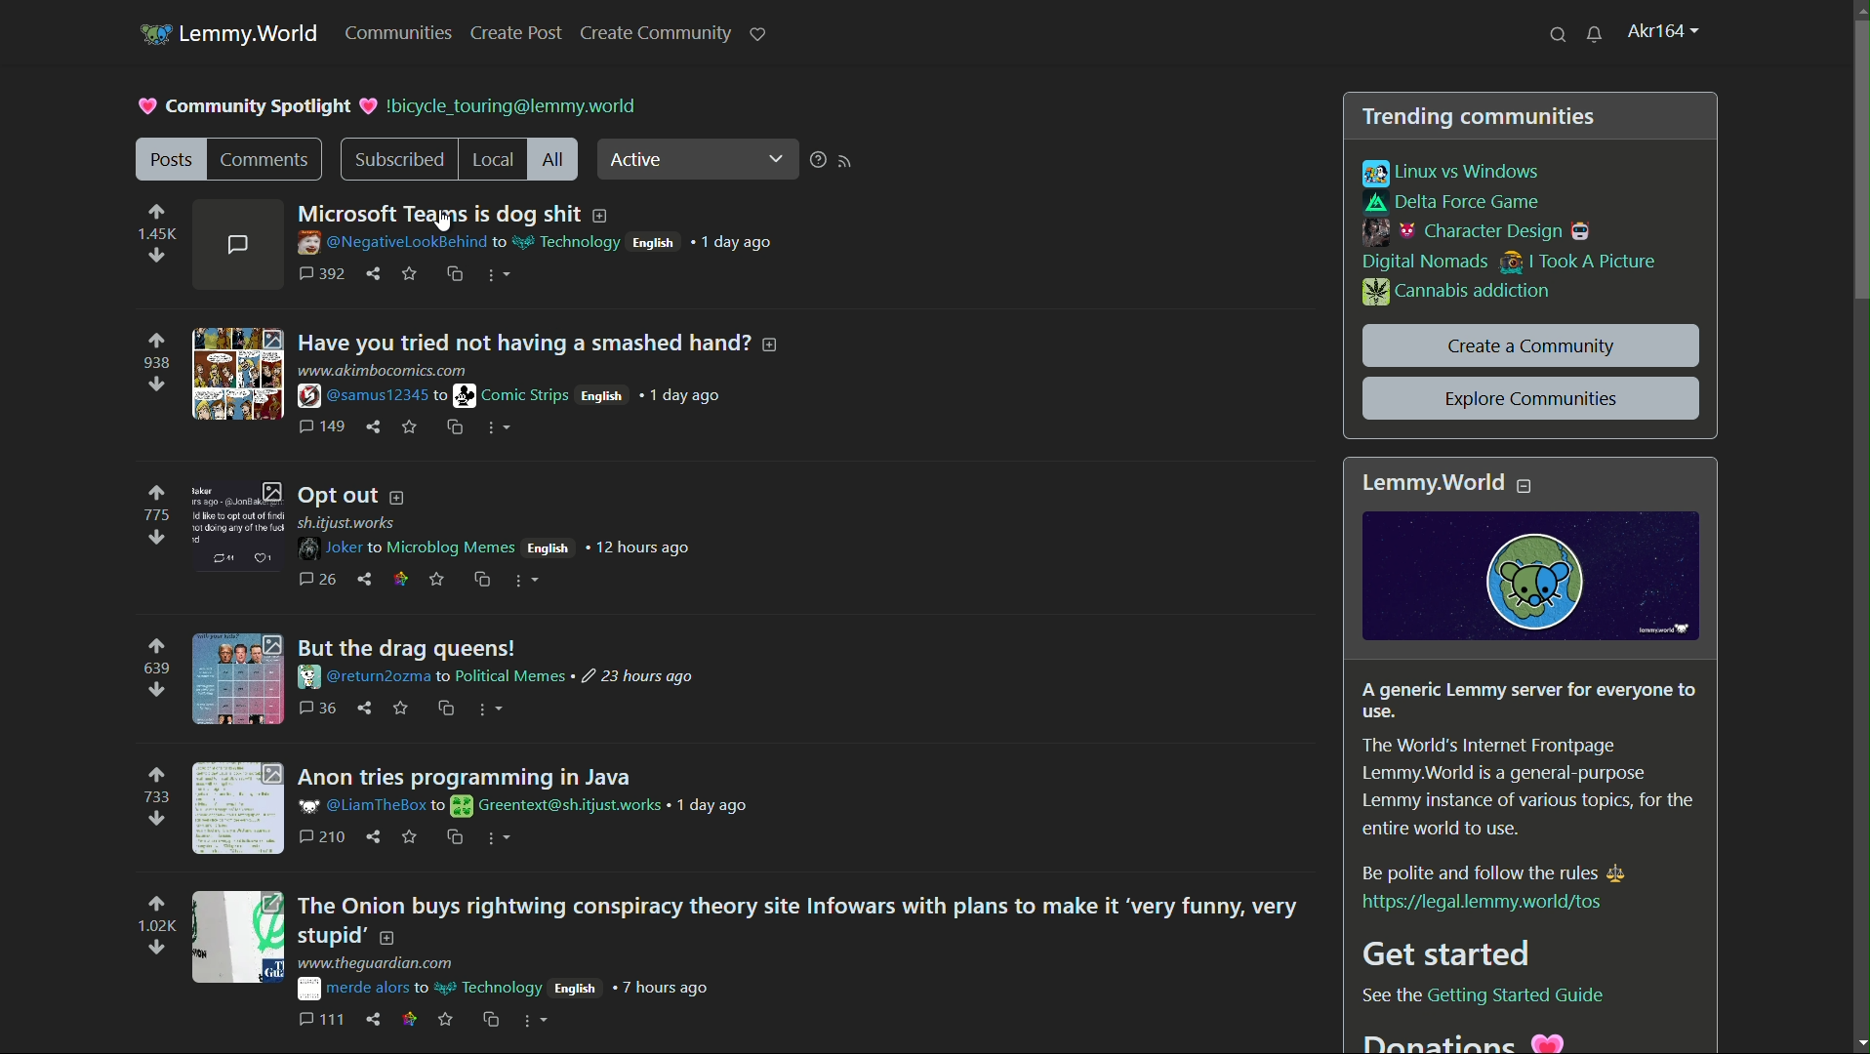  Describe the element at coordinates (366, 709) in the screenshot. I see `share` at that location.